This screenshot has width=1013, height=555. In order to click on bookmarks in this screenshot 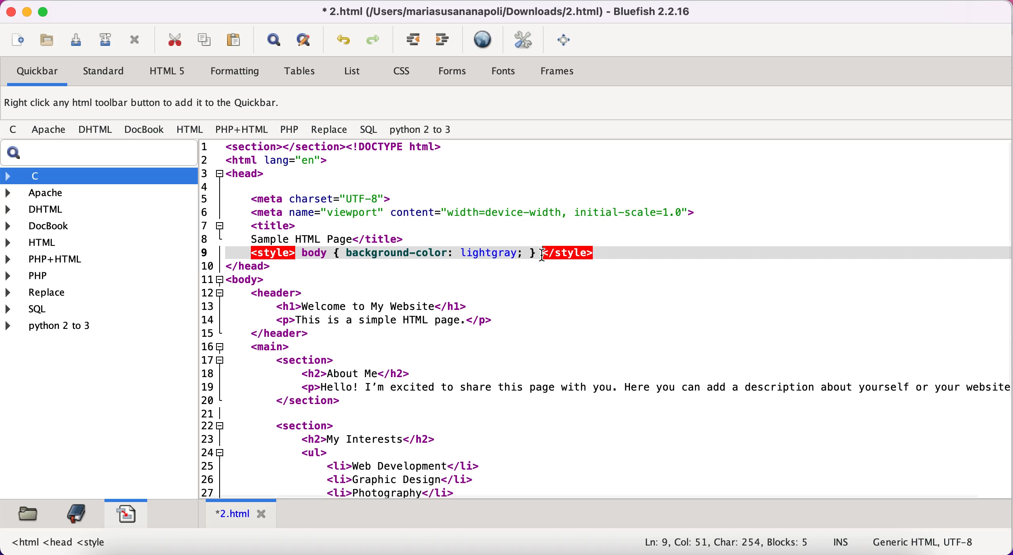, I will do `click(76, 513)`.